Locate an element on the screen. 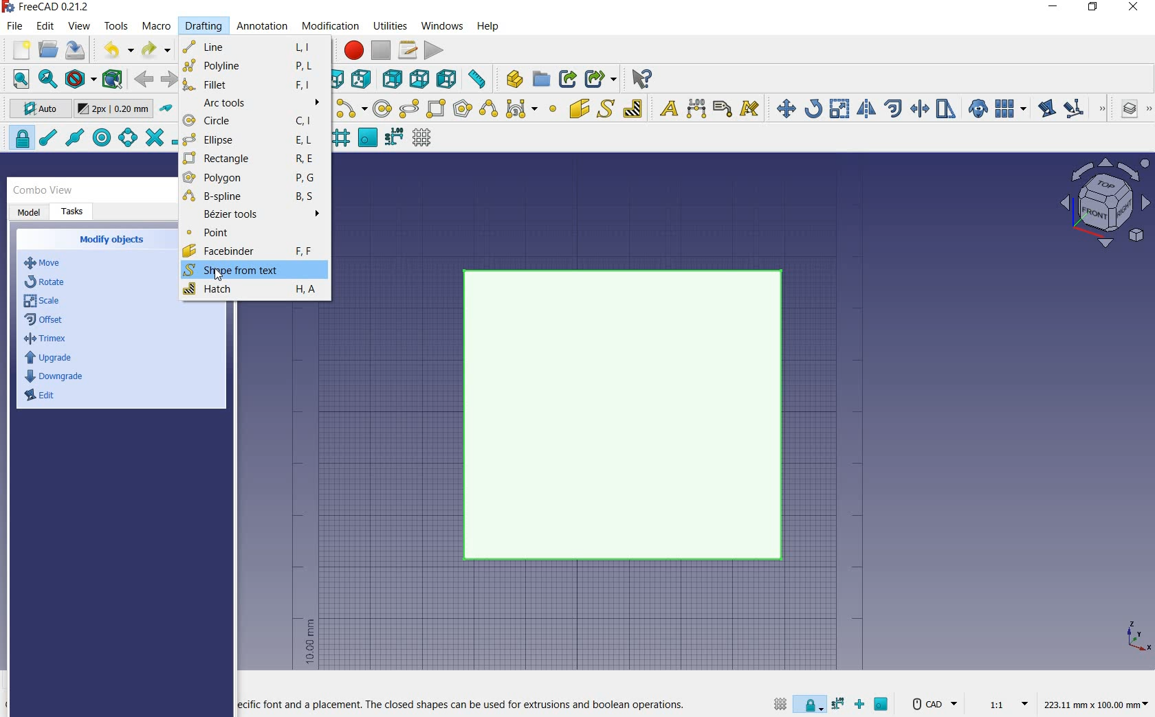  arc tools is located at coordinates (351, 109).